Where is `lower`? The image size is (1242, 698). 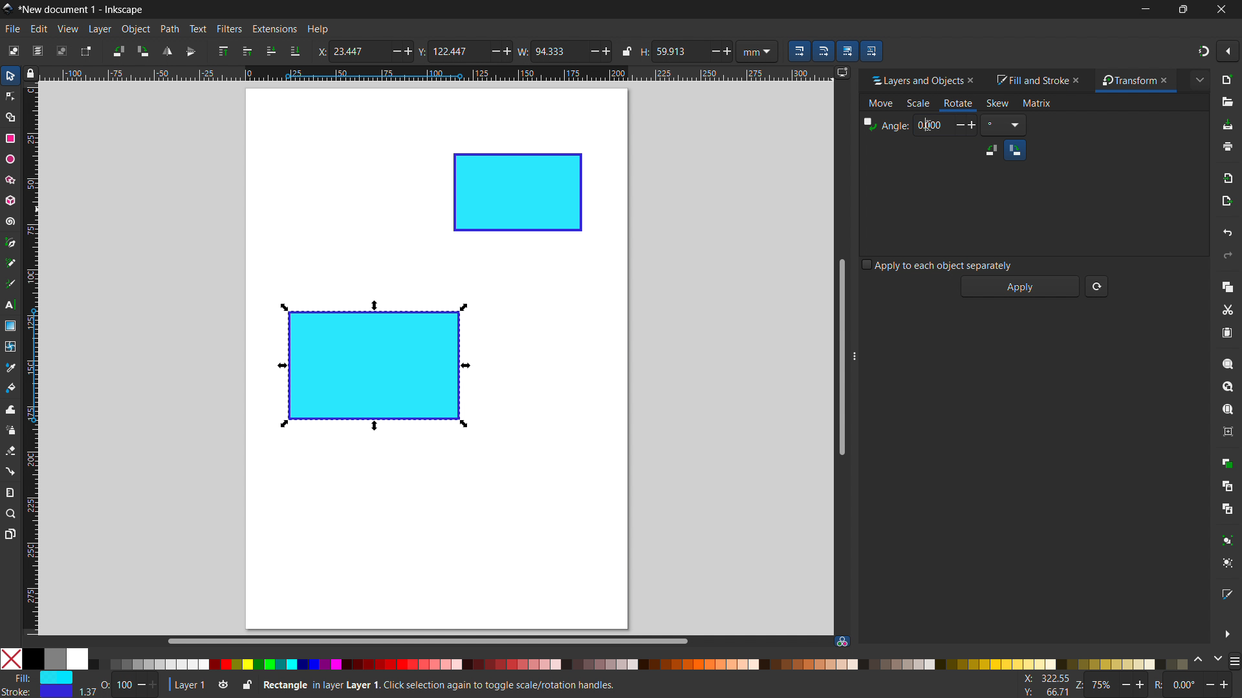
lower is located at coordinates (271, 50).